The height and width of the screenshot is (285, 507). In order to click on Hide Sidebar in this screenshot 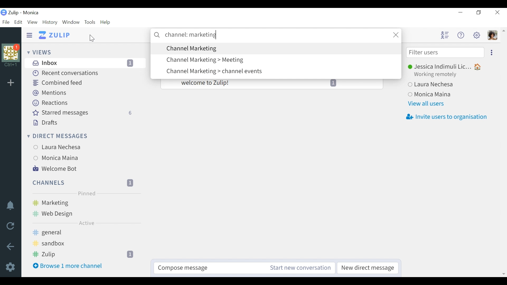, I will do `click(29, 35)`.